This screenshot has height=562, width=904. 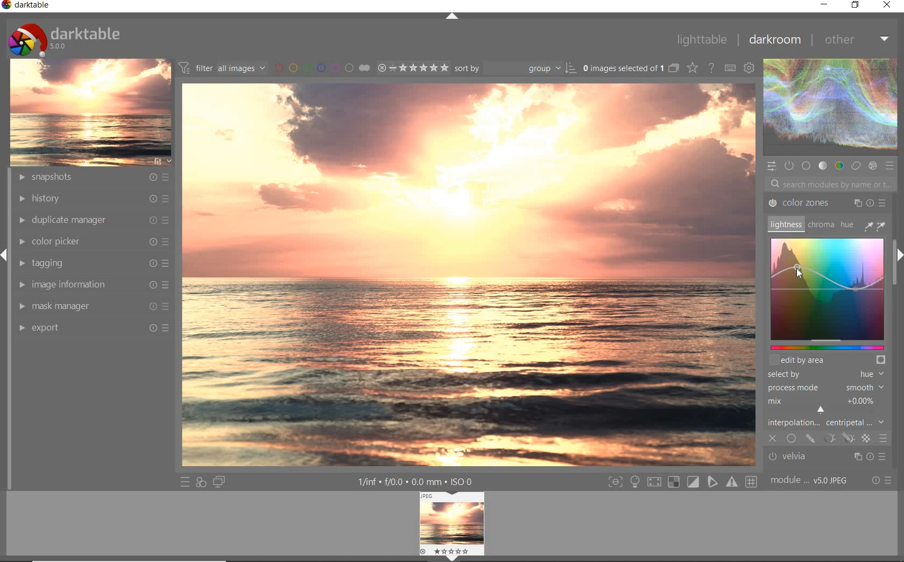 What do you see at coordinates (93, 178) in the screenshot?
I see `SNAPSHOTS` at bounding box center [93, 178].